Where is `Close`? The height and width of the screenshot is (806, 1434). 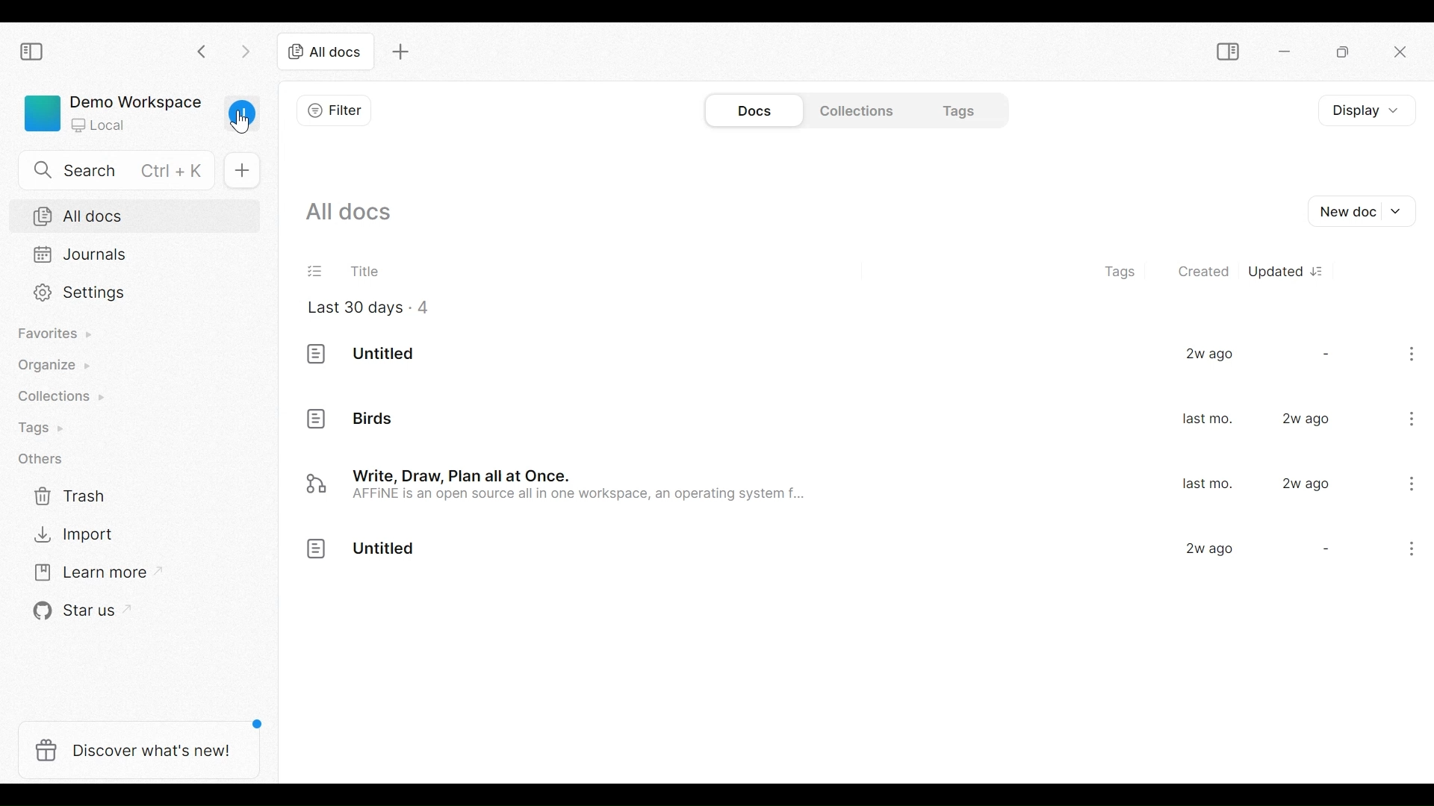 Close is located at coordinates (1402, 54).